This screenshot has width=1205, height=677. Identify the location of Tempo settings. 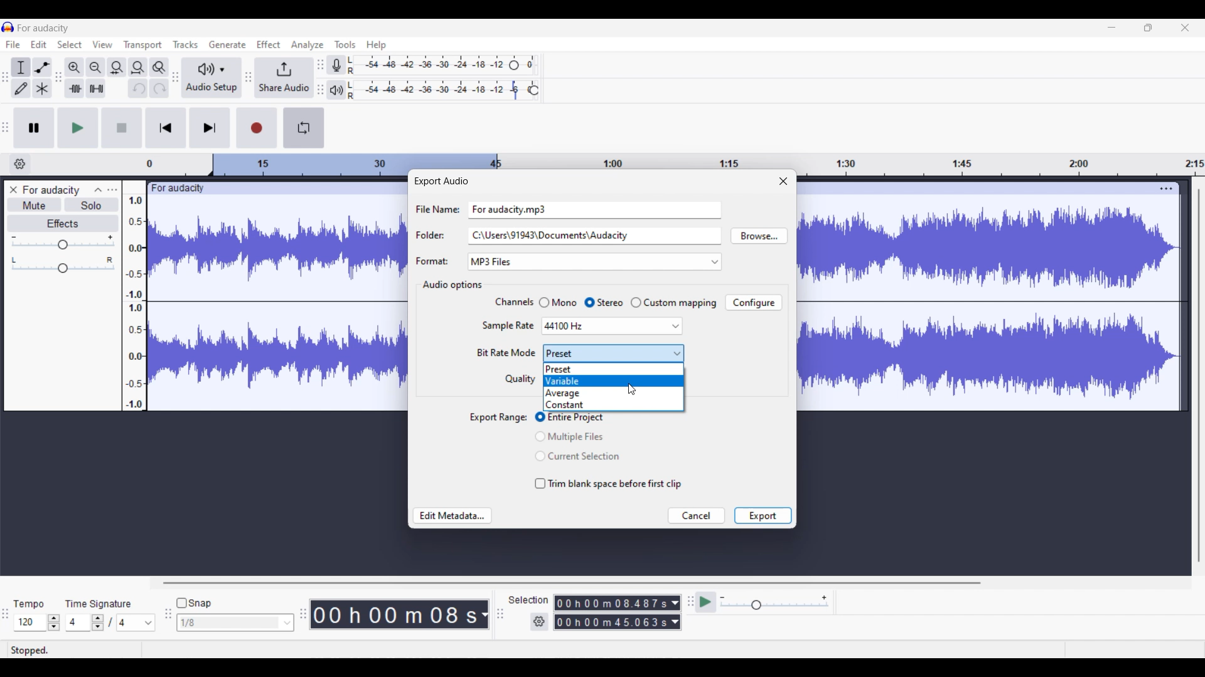
(28, 604).